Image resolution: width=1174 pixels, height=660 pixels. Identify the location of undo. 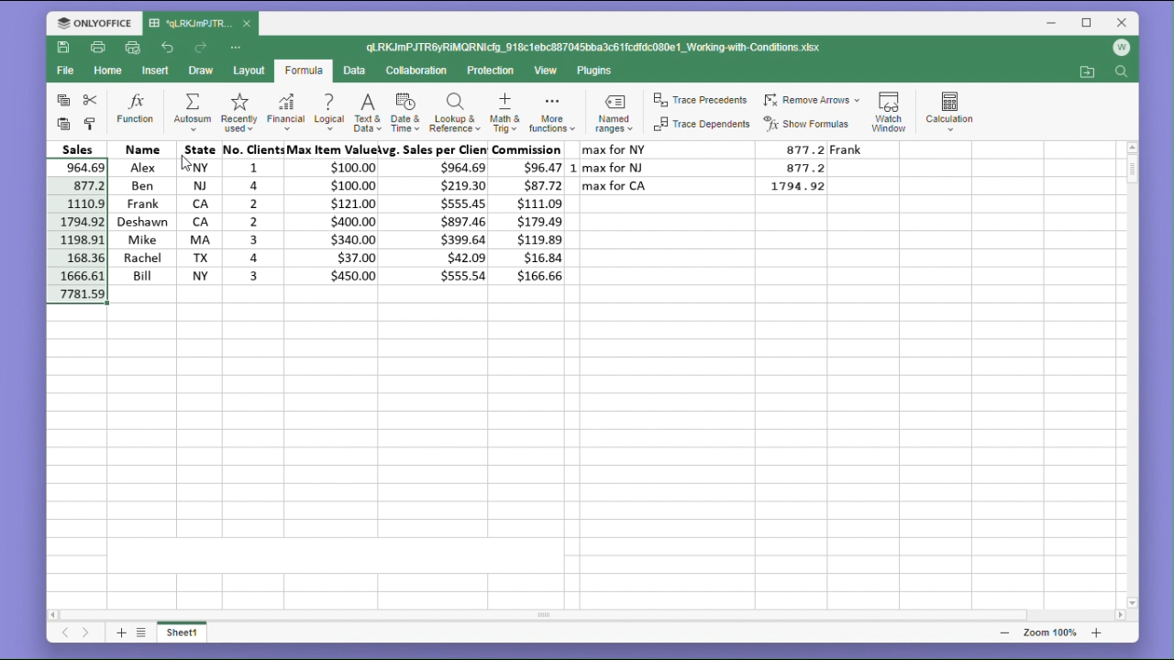
(168, 46).